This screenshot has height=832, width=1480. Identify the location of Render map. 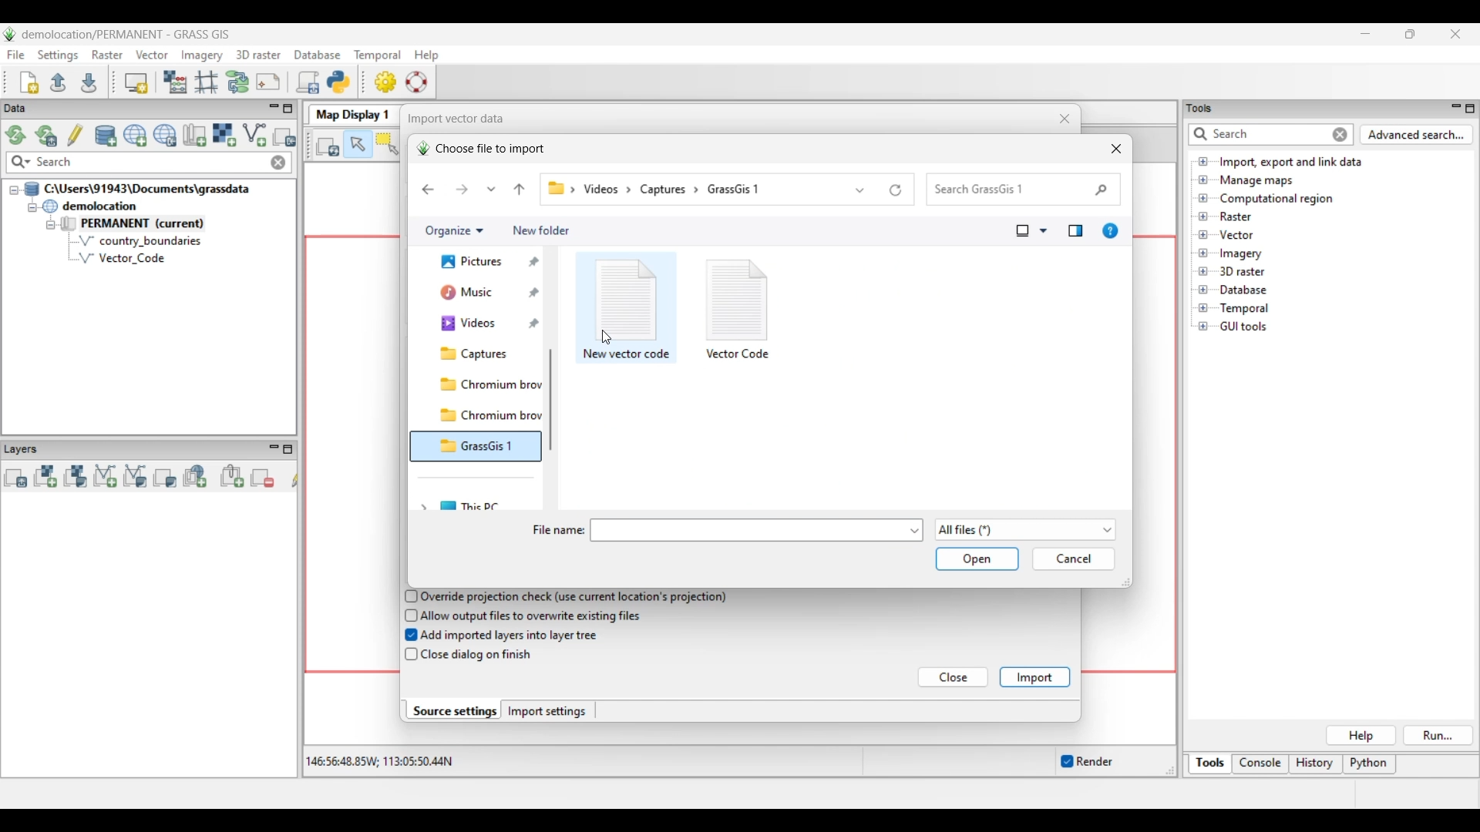
(328, 146).